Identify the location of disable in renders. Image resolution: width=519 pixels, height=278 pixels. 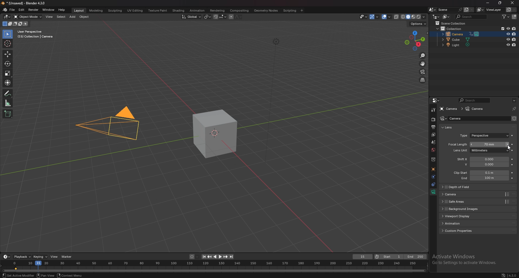
(514, 39).